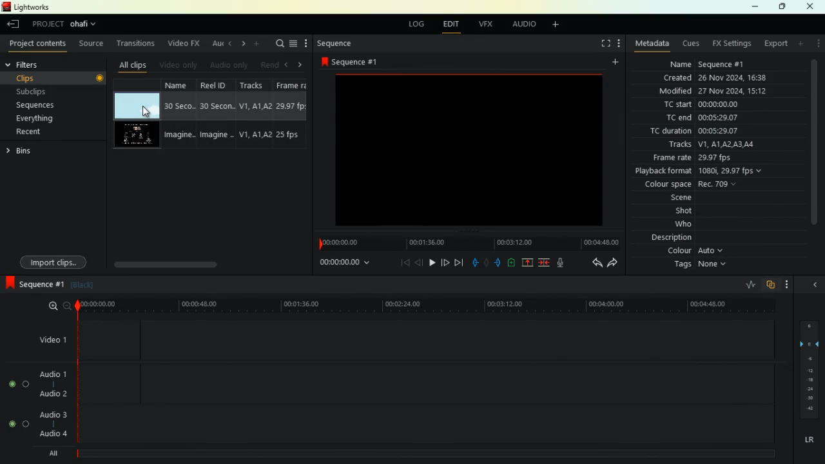  I want to click on left, so click(230, 45).